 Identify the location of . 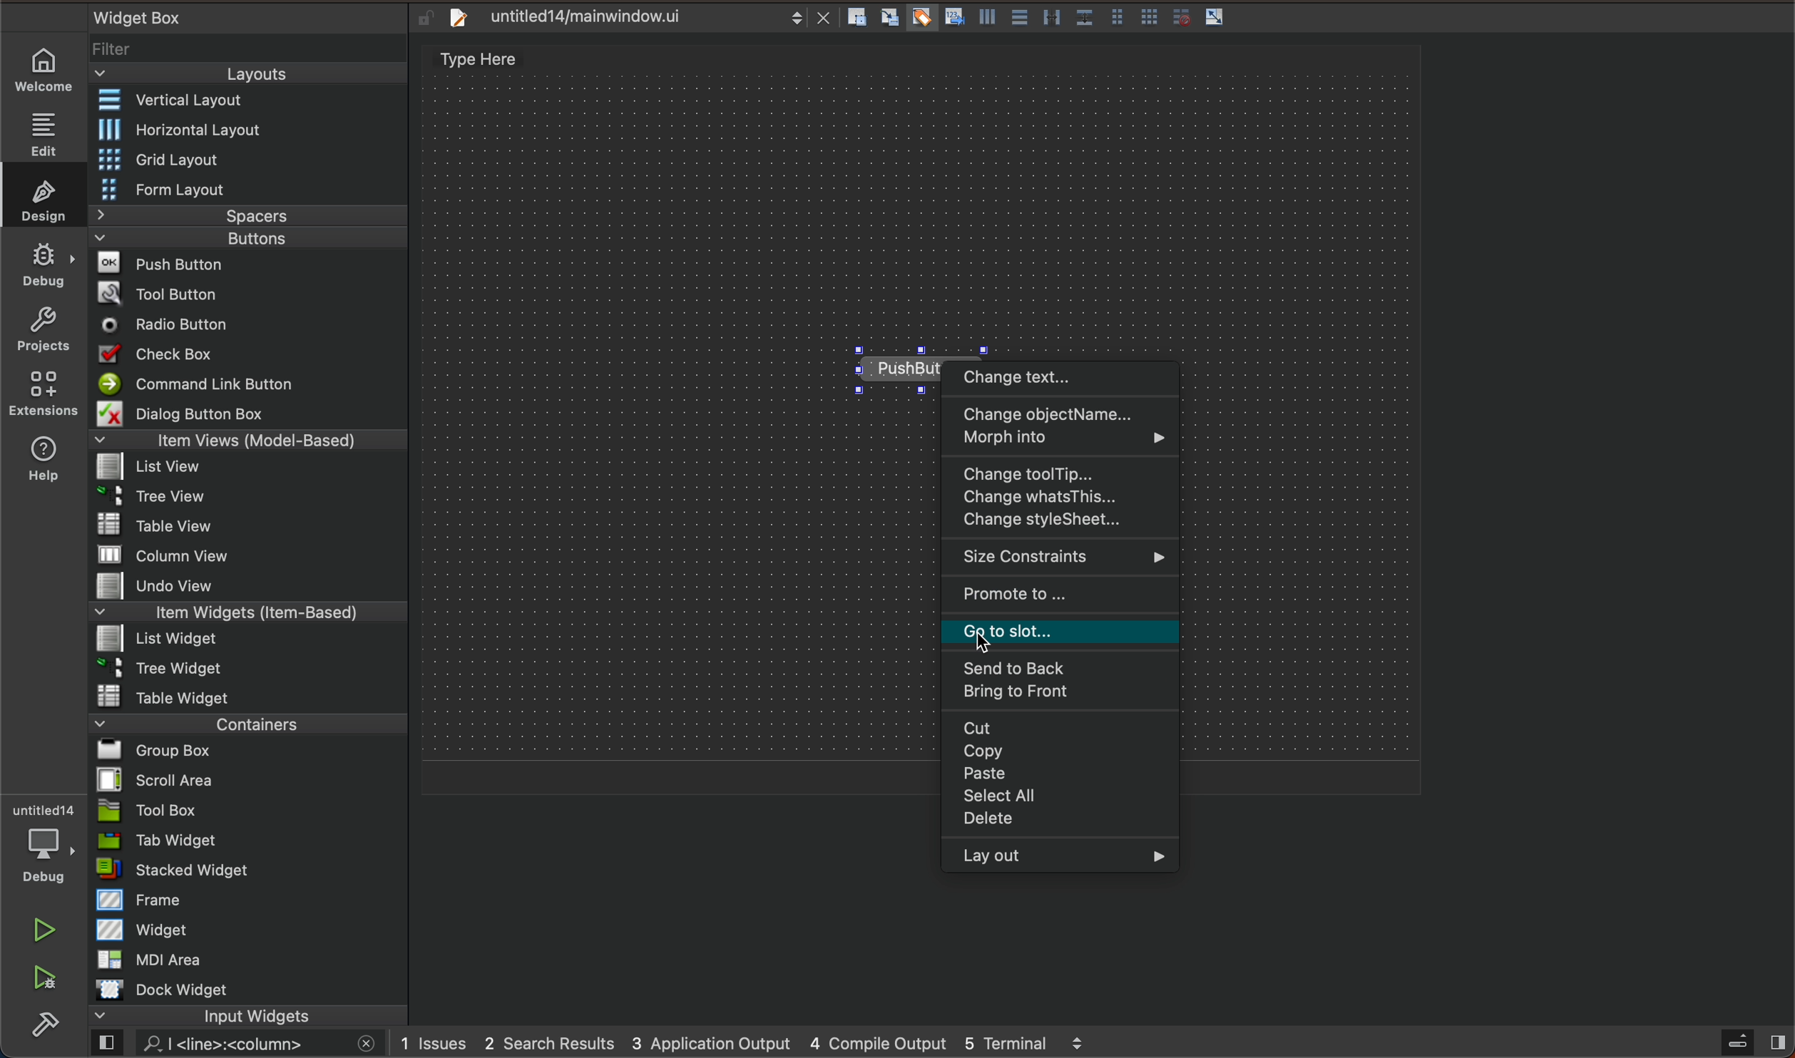
(1182, 14).